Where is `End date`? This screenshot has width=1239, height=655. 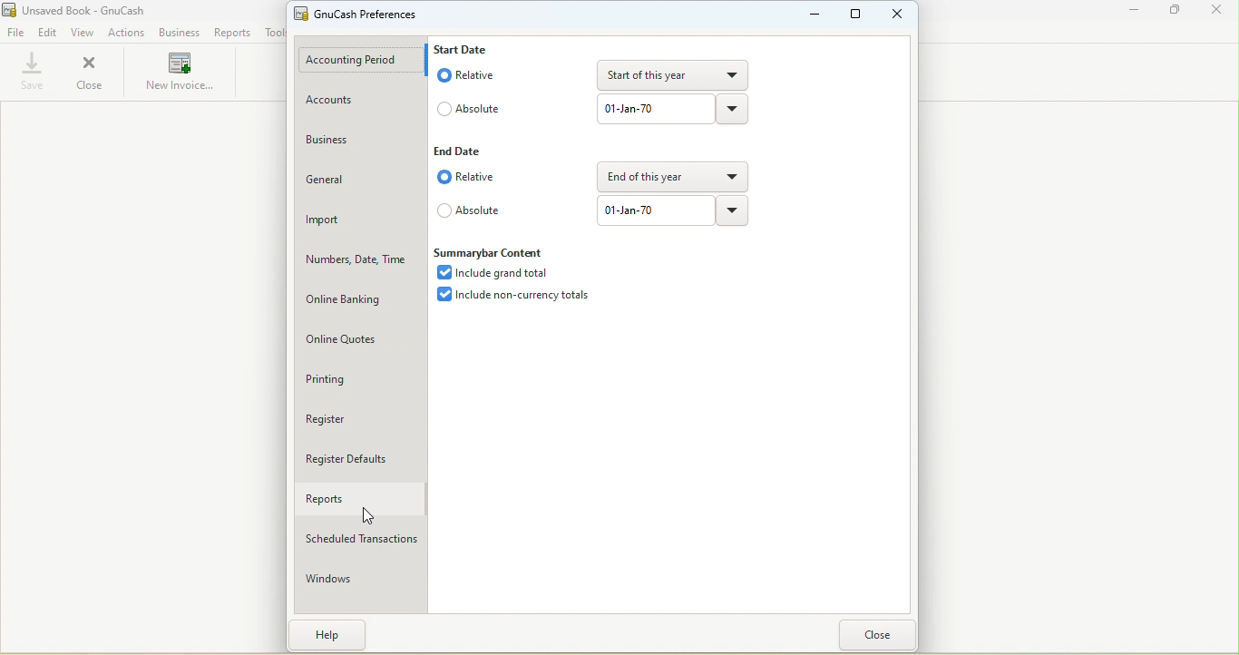
End date is located at coordinates (472, 147).